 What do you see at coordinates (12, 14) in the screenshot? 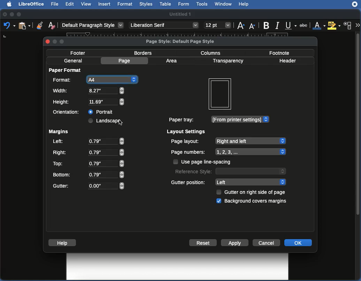
I see `Minimize` at bounding box center [12, 14].